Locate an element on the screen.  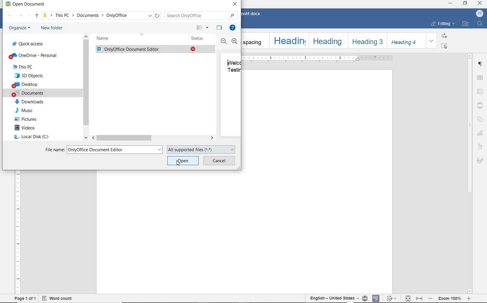
scrollbar is located at coordinates (153, 138).